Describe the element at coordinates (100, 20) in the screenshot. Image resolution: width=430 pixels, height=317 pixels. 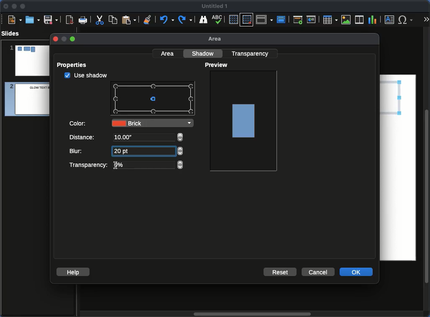
I see `Cut` at that location.